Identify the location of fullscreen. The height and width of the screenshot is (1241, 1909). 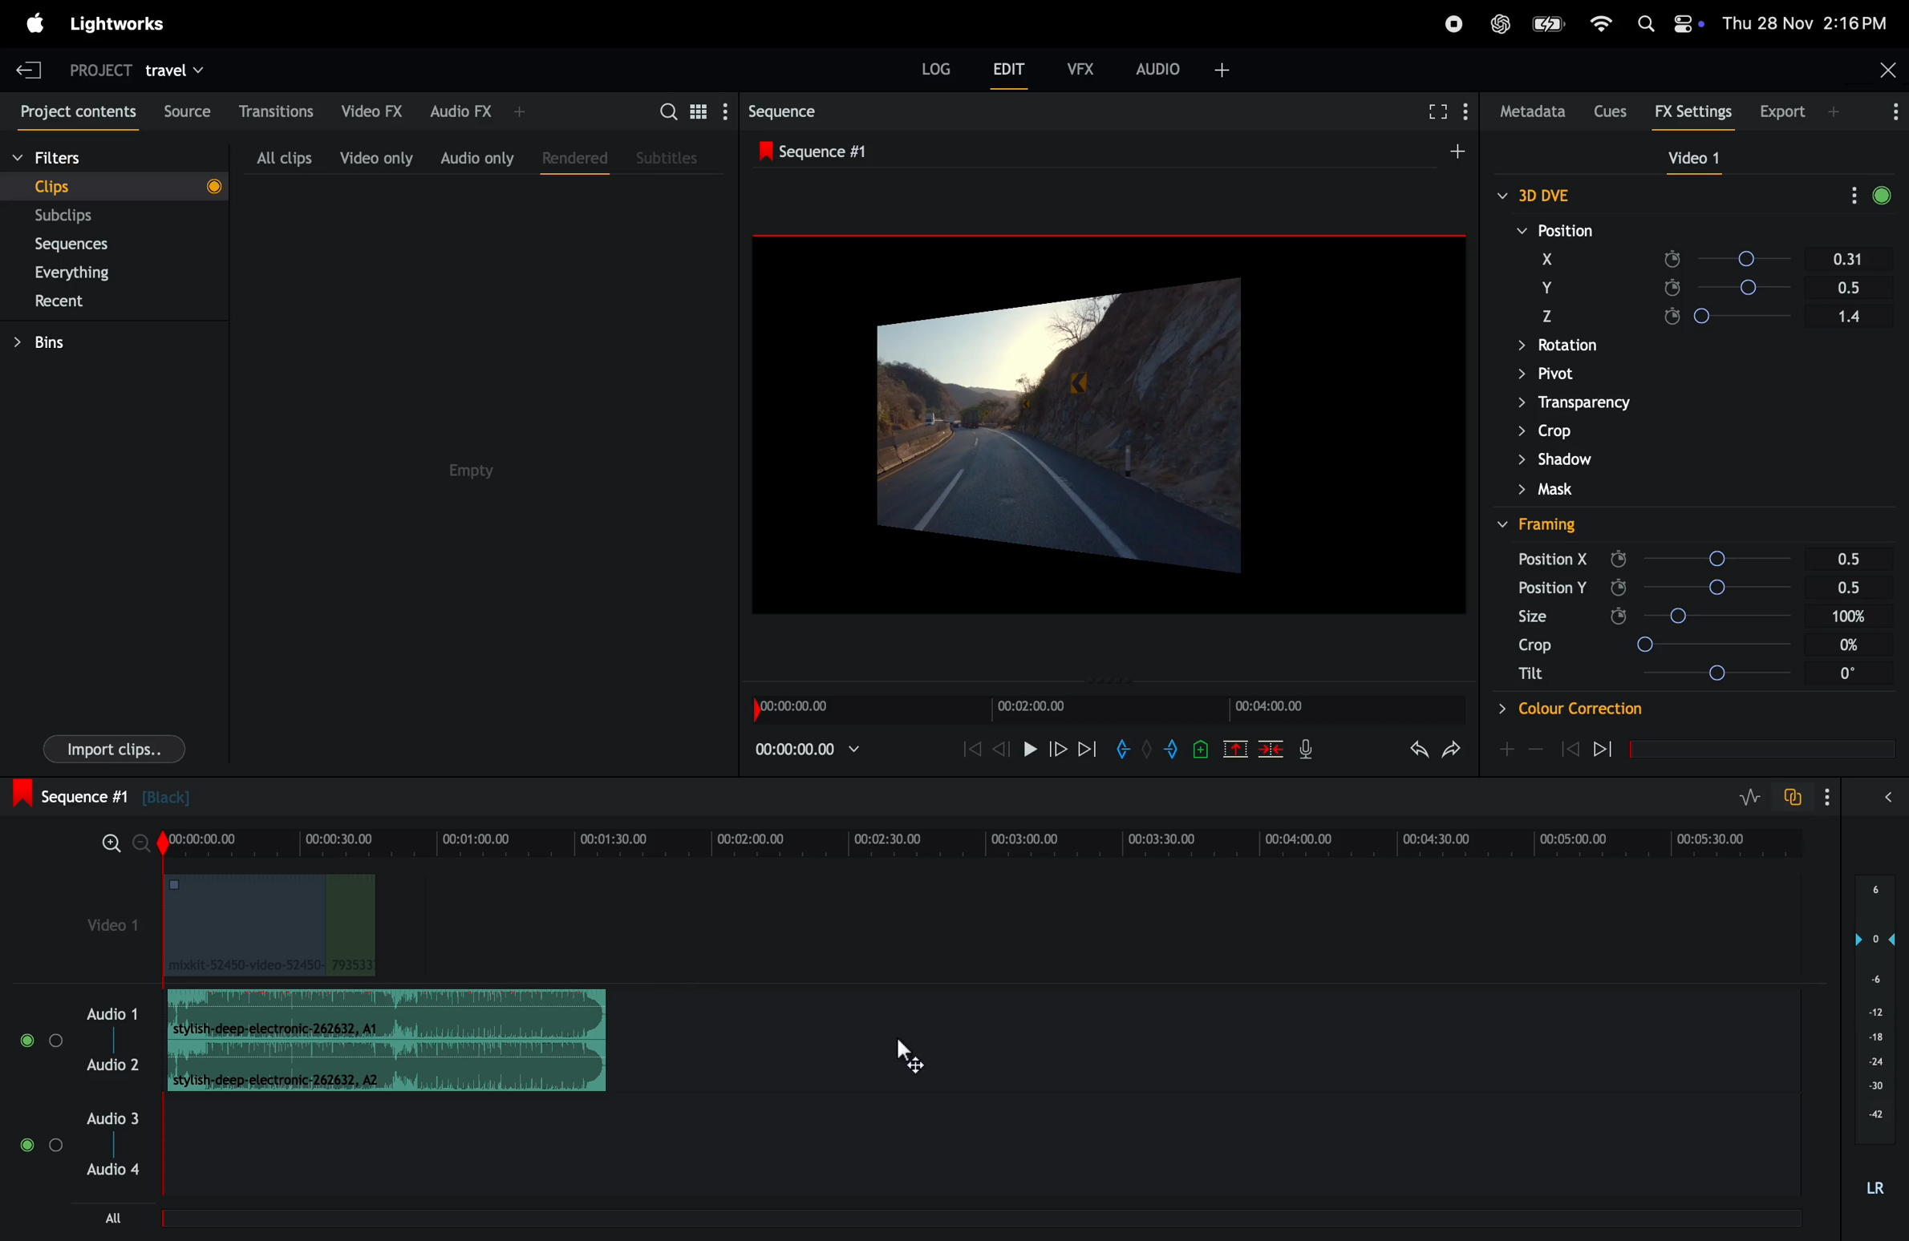
(1436, 111).